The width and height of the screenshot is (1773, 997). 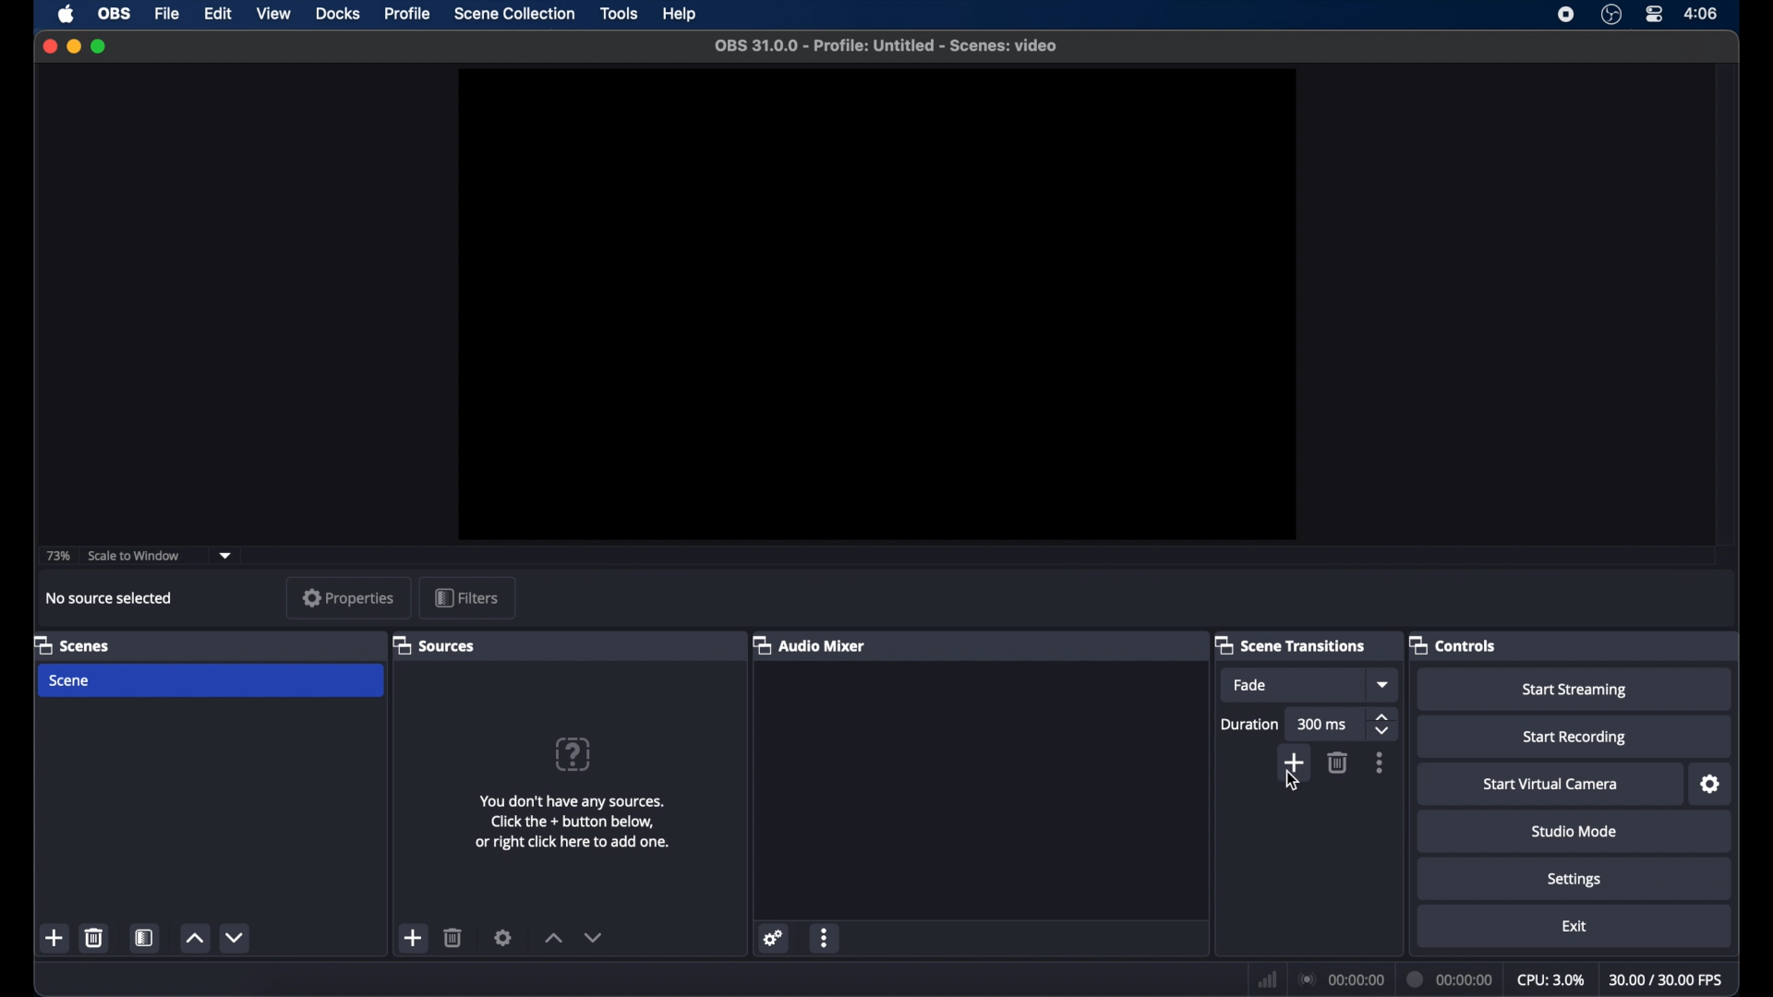 What do you see at coordinates (67, 14) in the screenshot?
I see `apple icon` at bounding box center [67, 14].